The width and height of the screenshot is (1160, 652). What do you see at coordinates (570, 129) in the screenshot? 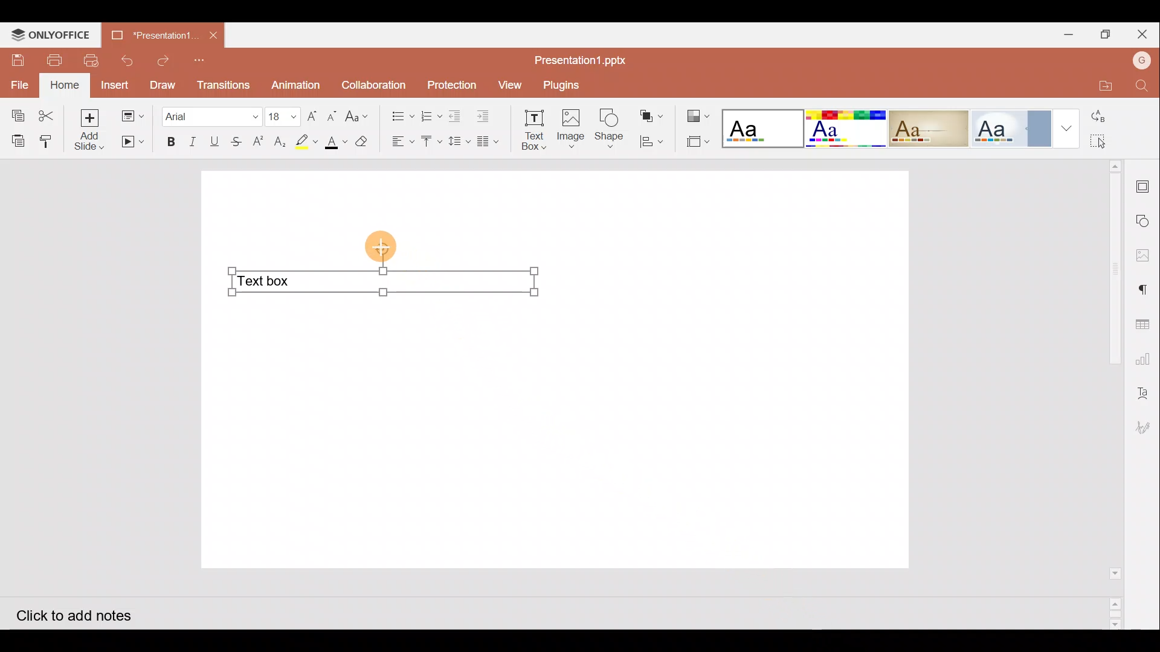
I see `Insert Image` at bounding box center [570, 129].